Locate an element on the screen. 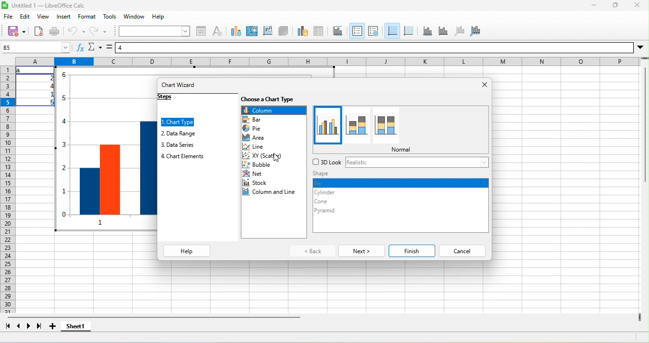 The width and height of the screenshot is (649, 343). title is located at coordinates (338, 32).